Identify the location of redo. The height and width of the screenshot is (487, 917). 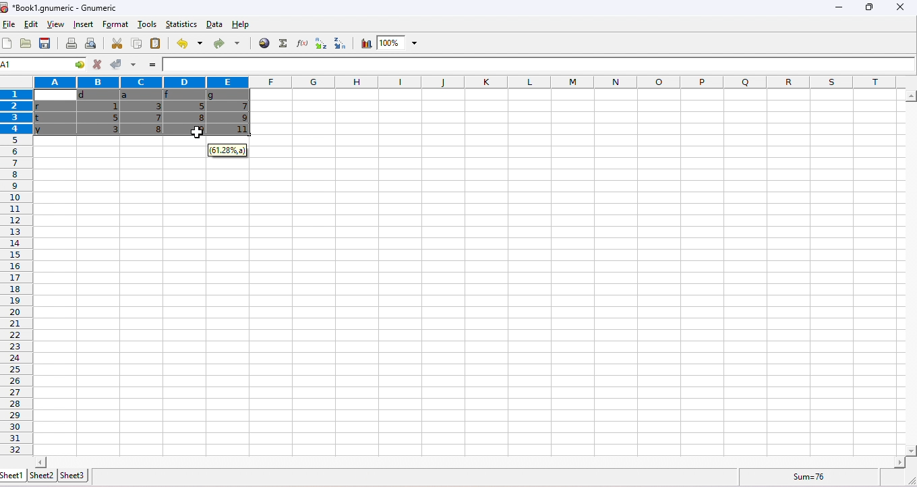
(226, 45).